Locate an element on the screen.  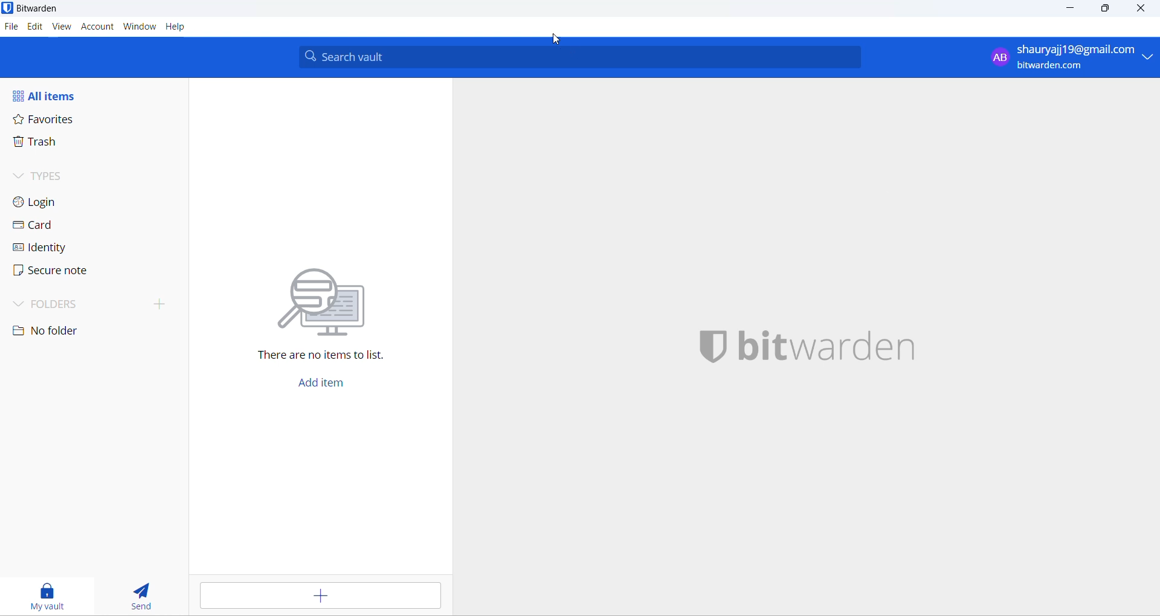
trash is located at coordinates (52, 143).